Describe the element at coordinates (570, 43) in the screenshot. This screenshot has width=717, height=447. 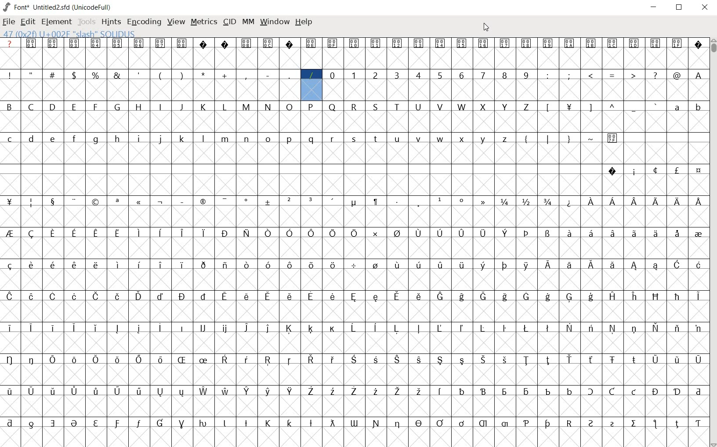
I see `glyph` at that location.